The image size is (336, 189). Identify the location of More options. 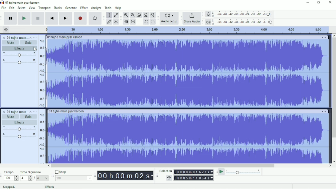
(324, 111).